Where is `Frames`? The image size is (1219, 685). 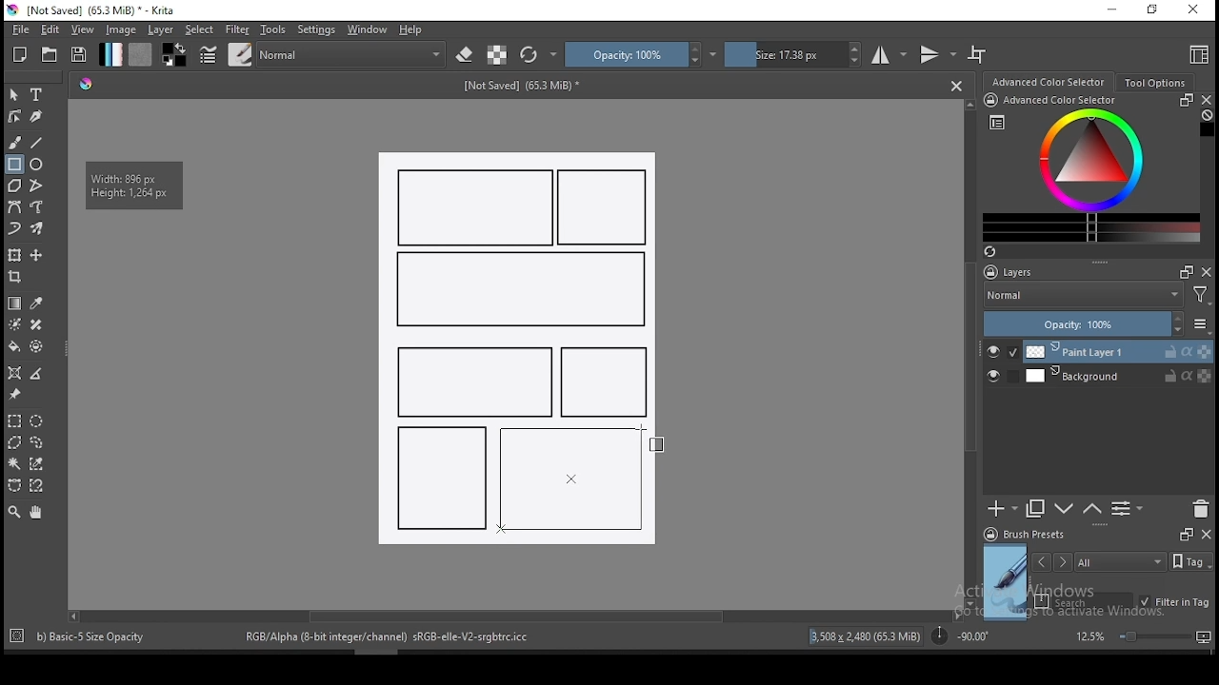
Frames is located at coordinates (1181, 271).